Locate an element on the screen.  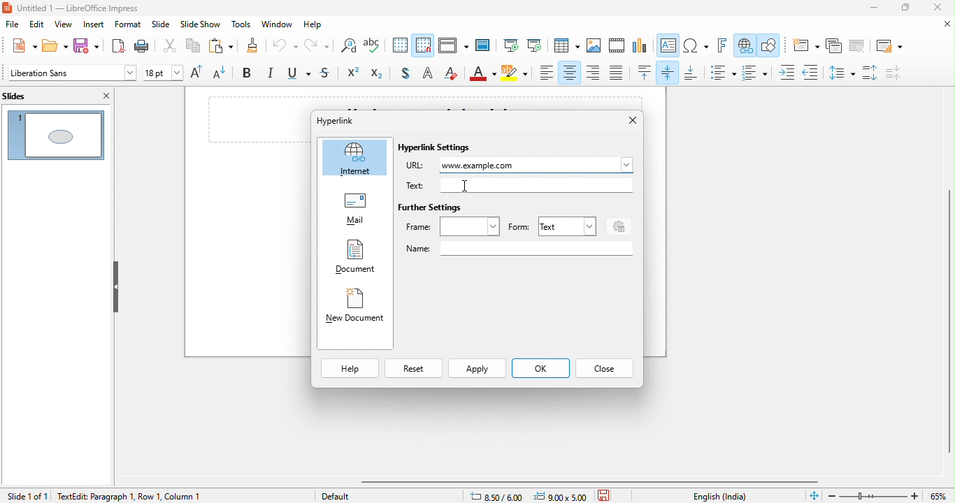
new is located at coordinates (20, 45).